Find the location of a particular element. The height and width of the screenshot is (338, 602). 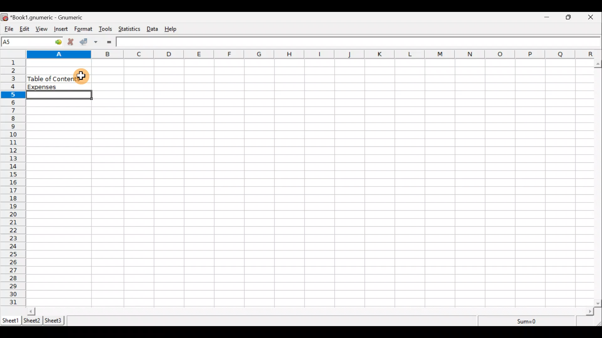

numbering column is located at coordinates (13, 183).